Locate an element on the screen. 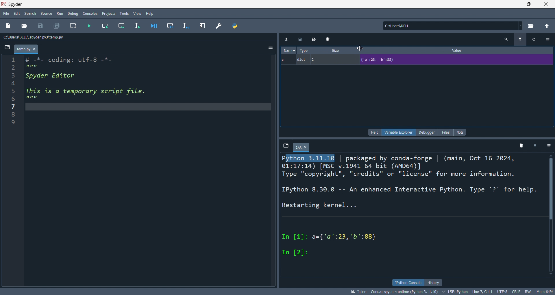  data is located at coordinates (418, 60).